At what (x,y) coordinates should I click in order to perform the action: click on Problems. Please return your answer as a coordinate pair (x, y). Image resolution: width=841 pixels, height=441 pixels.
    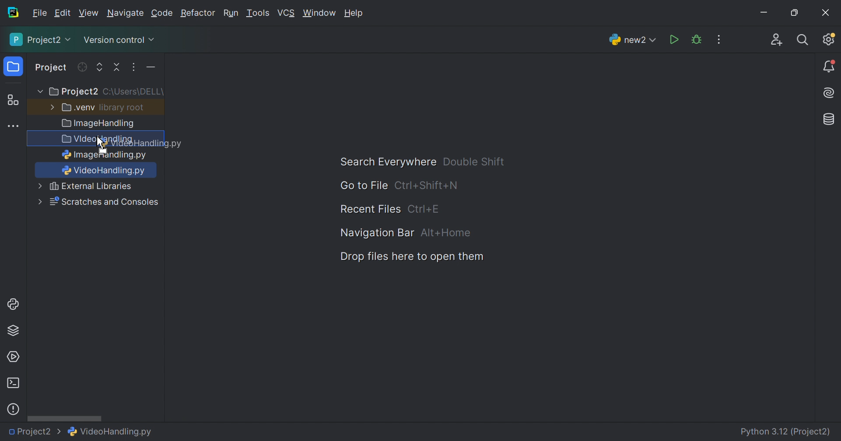
    Looking at the image, I should click on (13, 409).